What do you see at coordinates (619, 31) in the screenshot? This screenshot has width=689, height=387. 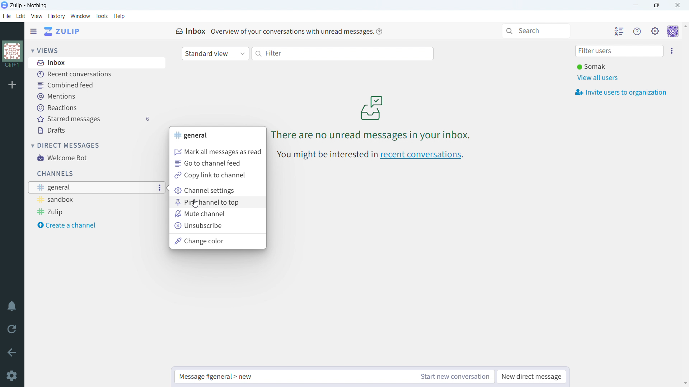 I see `hide user list` at bounding box center [619, 31].